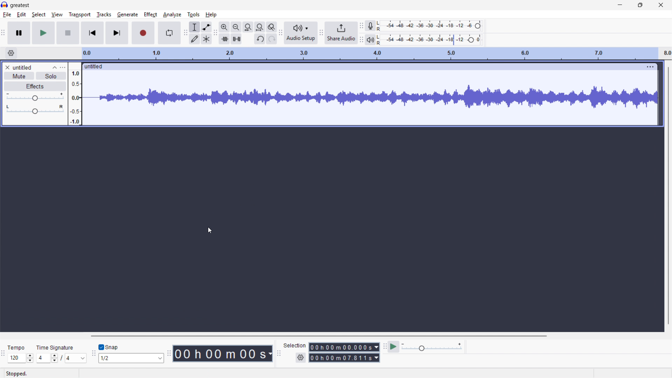 The height and width of the screenshot is (378, 672). What do you see at coordinates (57, 15) in the screenshot?
I see `view` at bounding box center [57, 15].